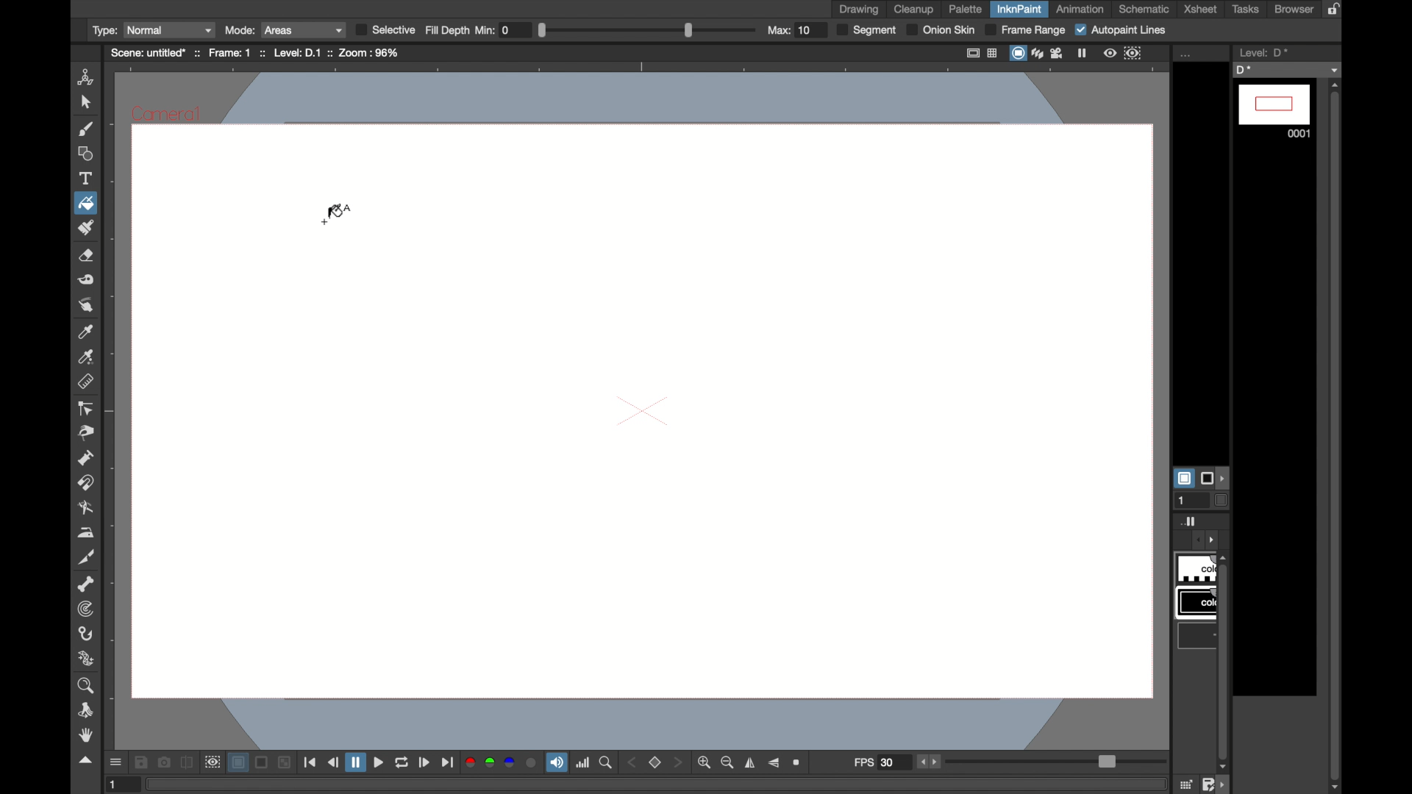 The height and width of the screenshot is (794, 1412). Describe the element at coordinates (606, 763) in the screenshot. I see `zoom` at that location.